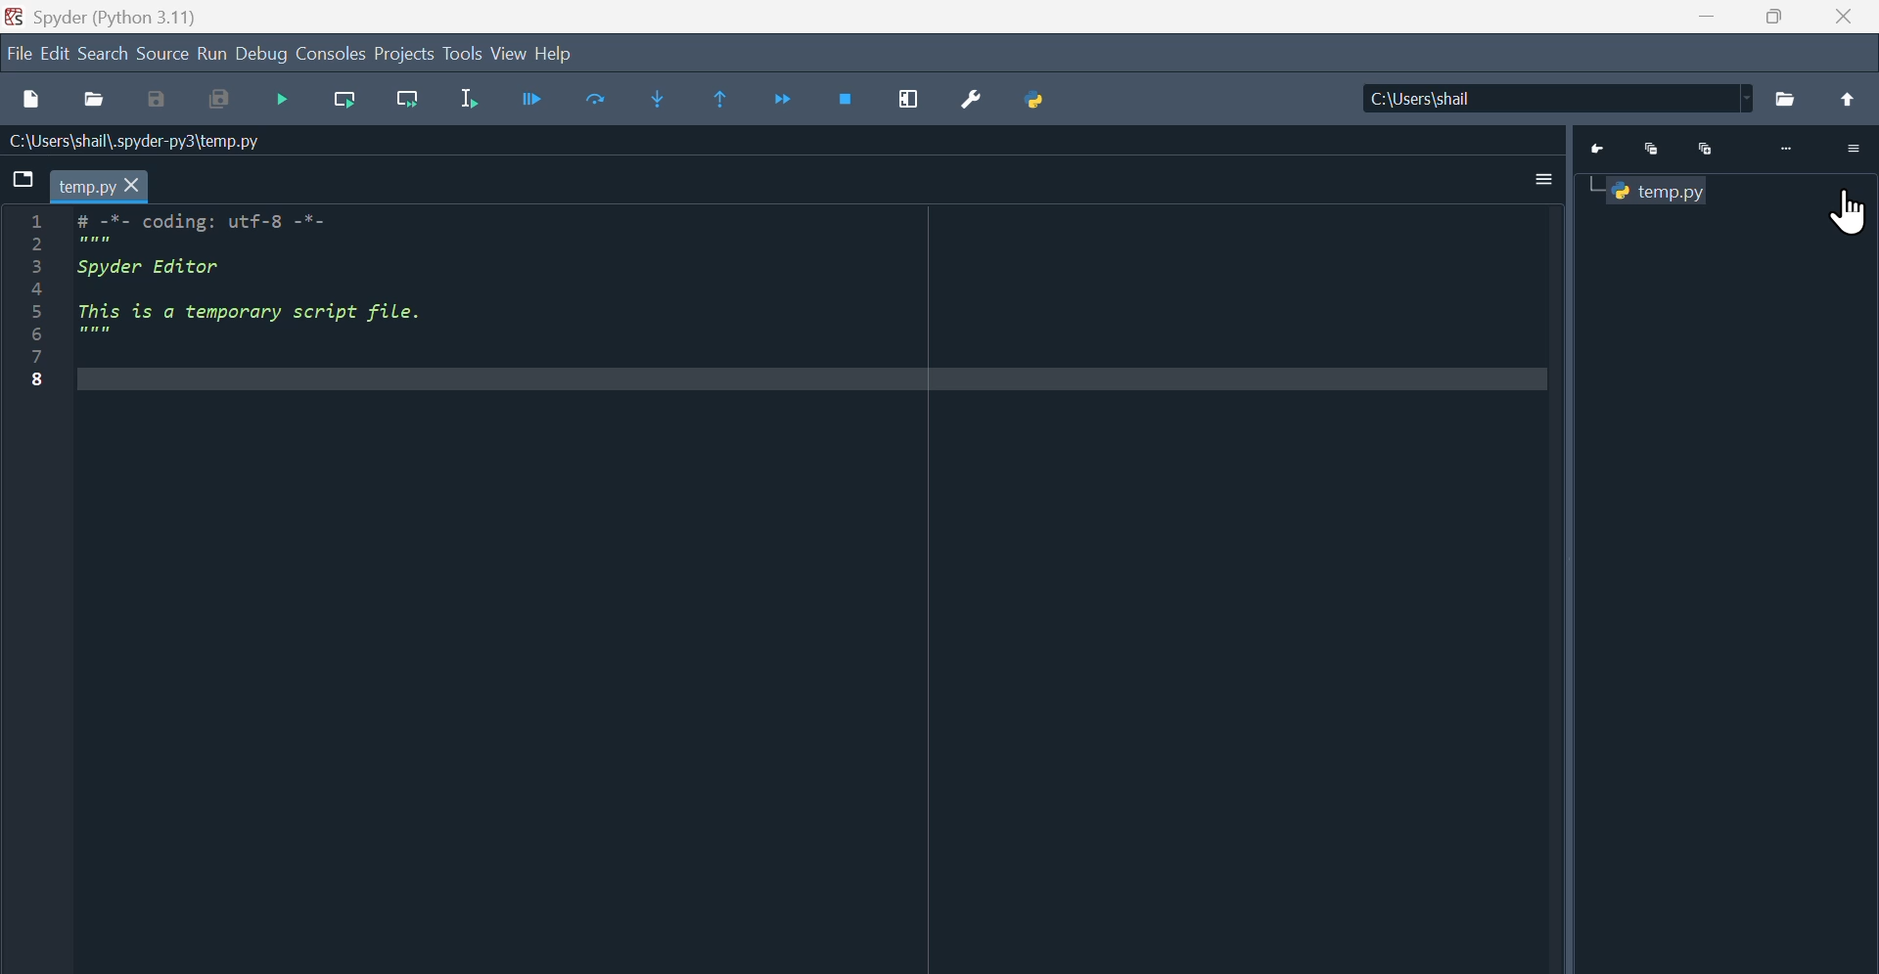  Describe the element at coordinates (1658, 190) in the screenshot. I see `temp.py` at that location.